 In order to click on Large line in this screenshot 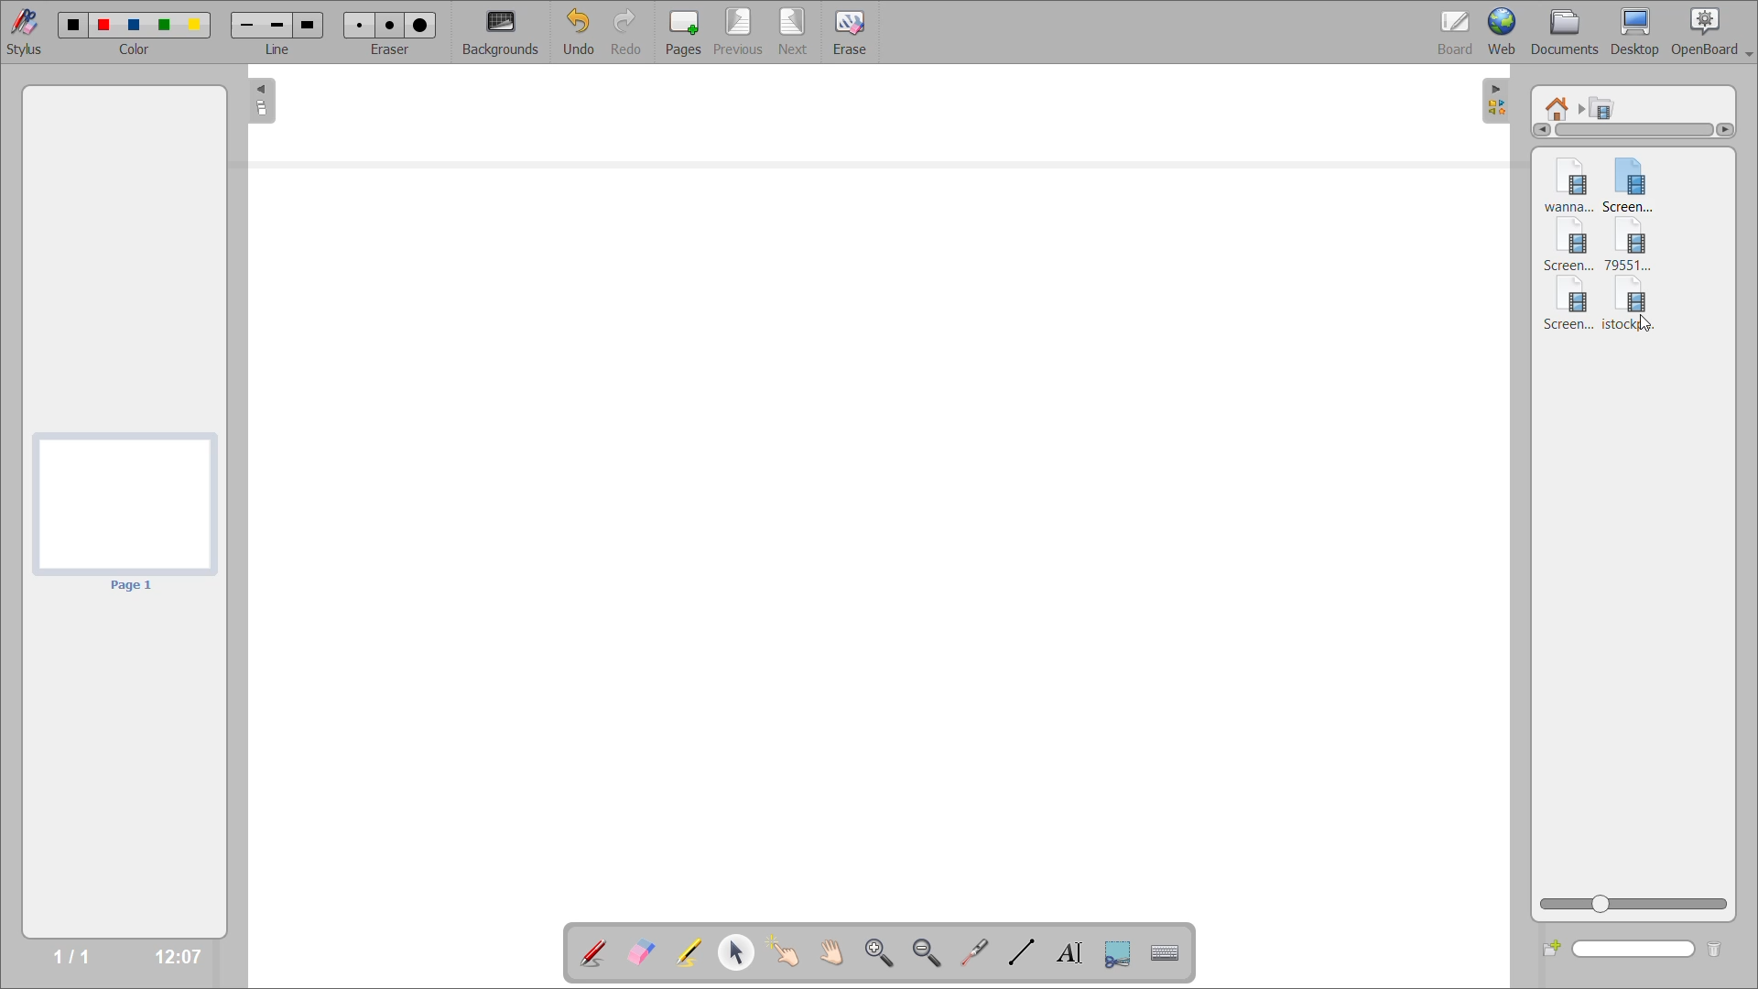, I will do `click(309, 25)`.